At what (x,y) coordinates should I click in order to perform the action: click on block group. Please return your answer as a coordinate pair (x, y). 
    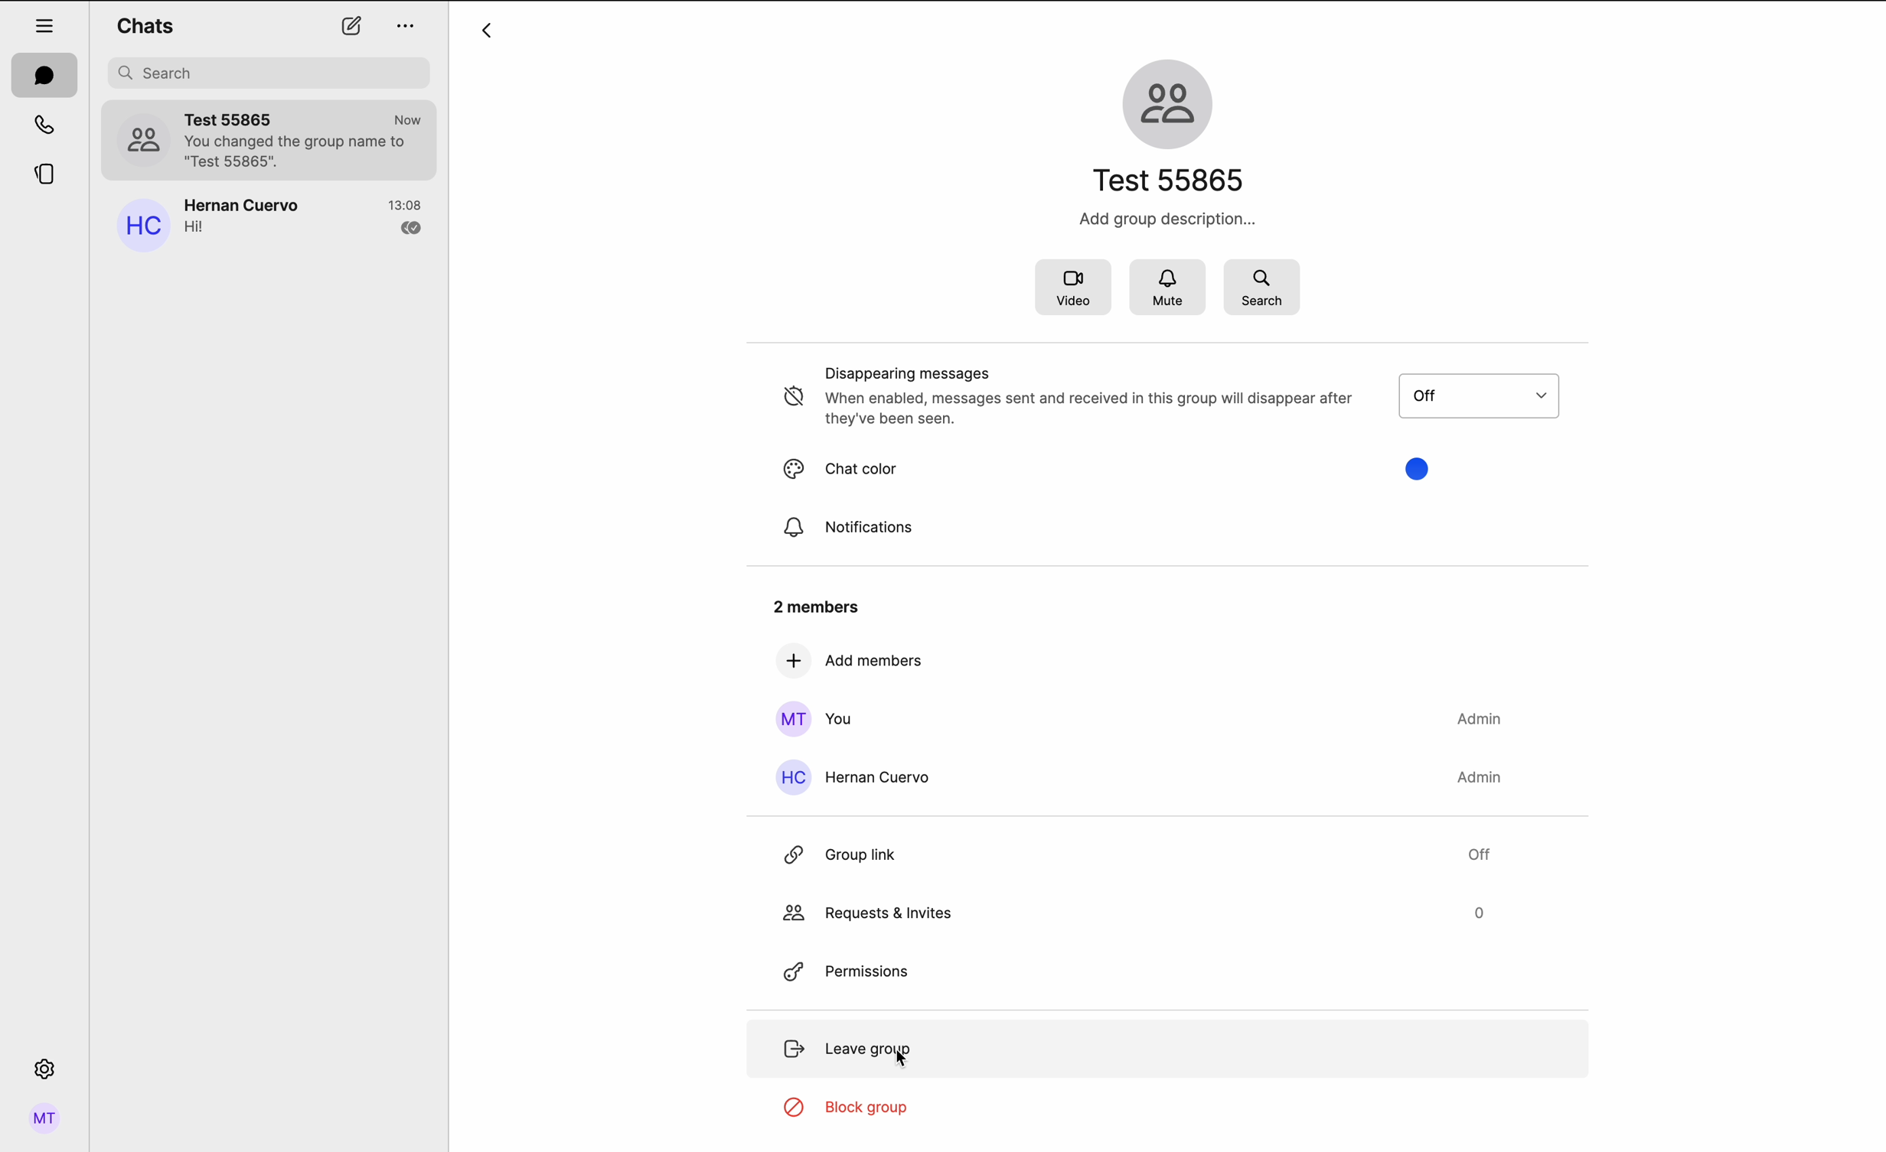
    Looking at the image, I should click on (852, 1110).